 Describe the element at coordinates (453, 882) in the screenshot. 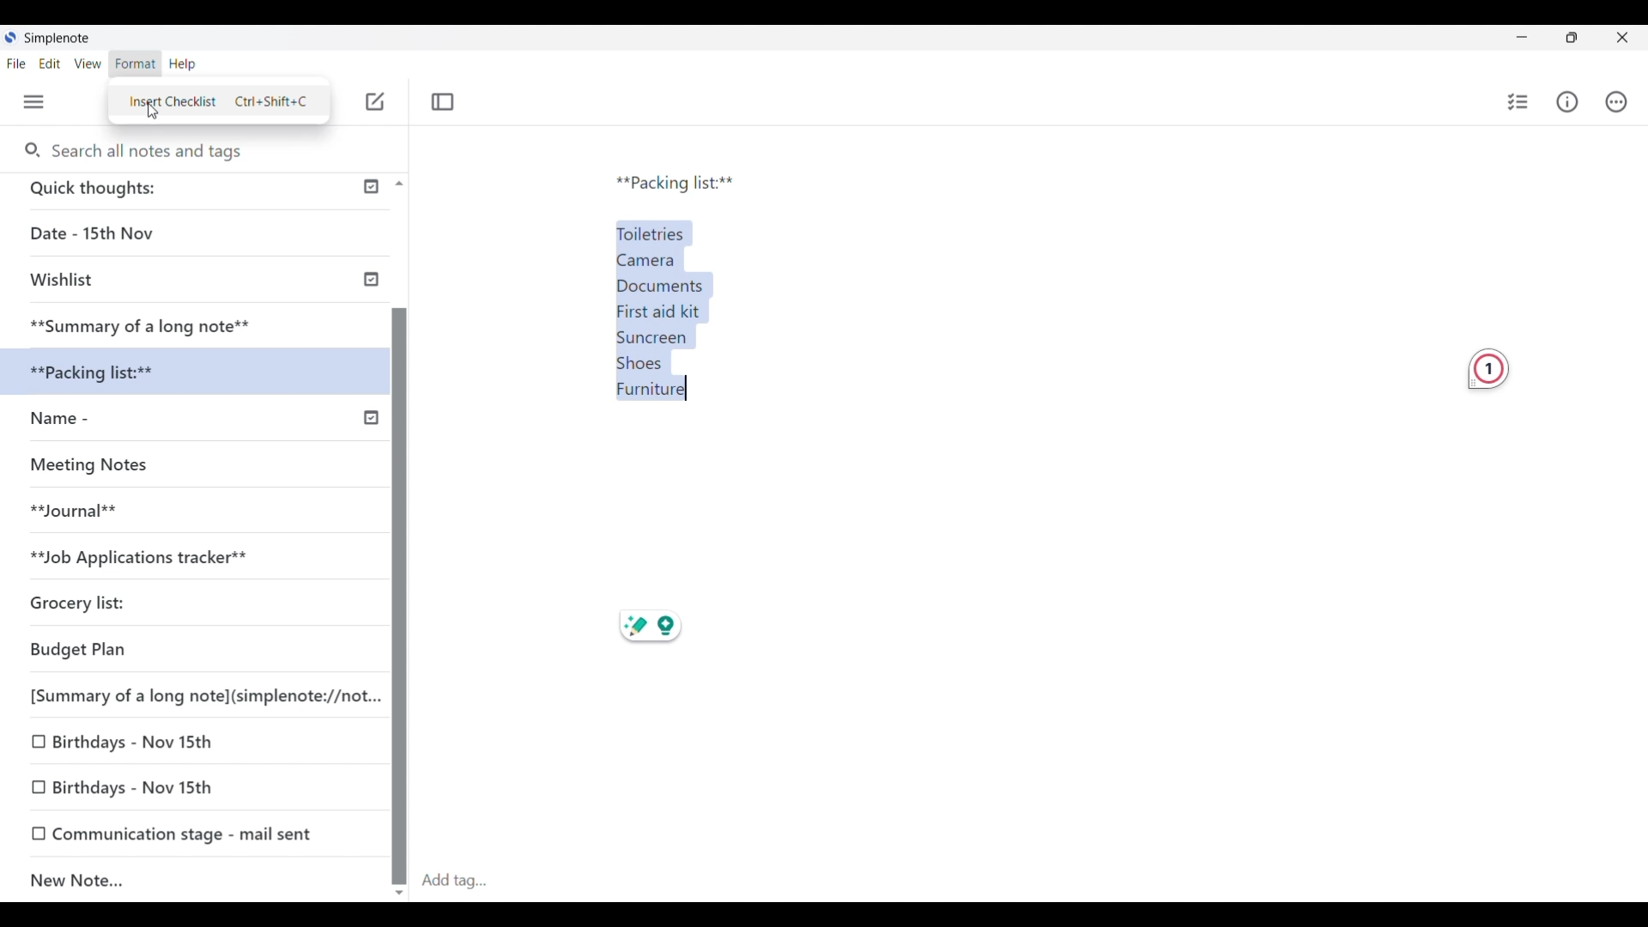

I see `Click to type in tag` at that location.